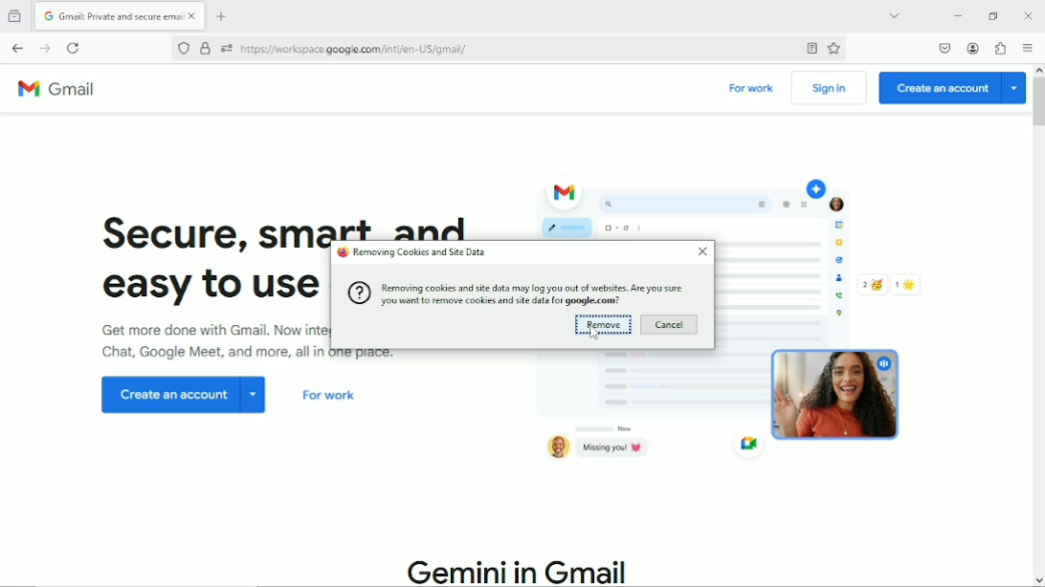  I want to click on Go forward, so click(45, 49).